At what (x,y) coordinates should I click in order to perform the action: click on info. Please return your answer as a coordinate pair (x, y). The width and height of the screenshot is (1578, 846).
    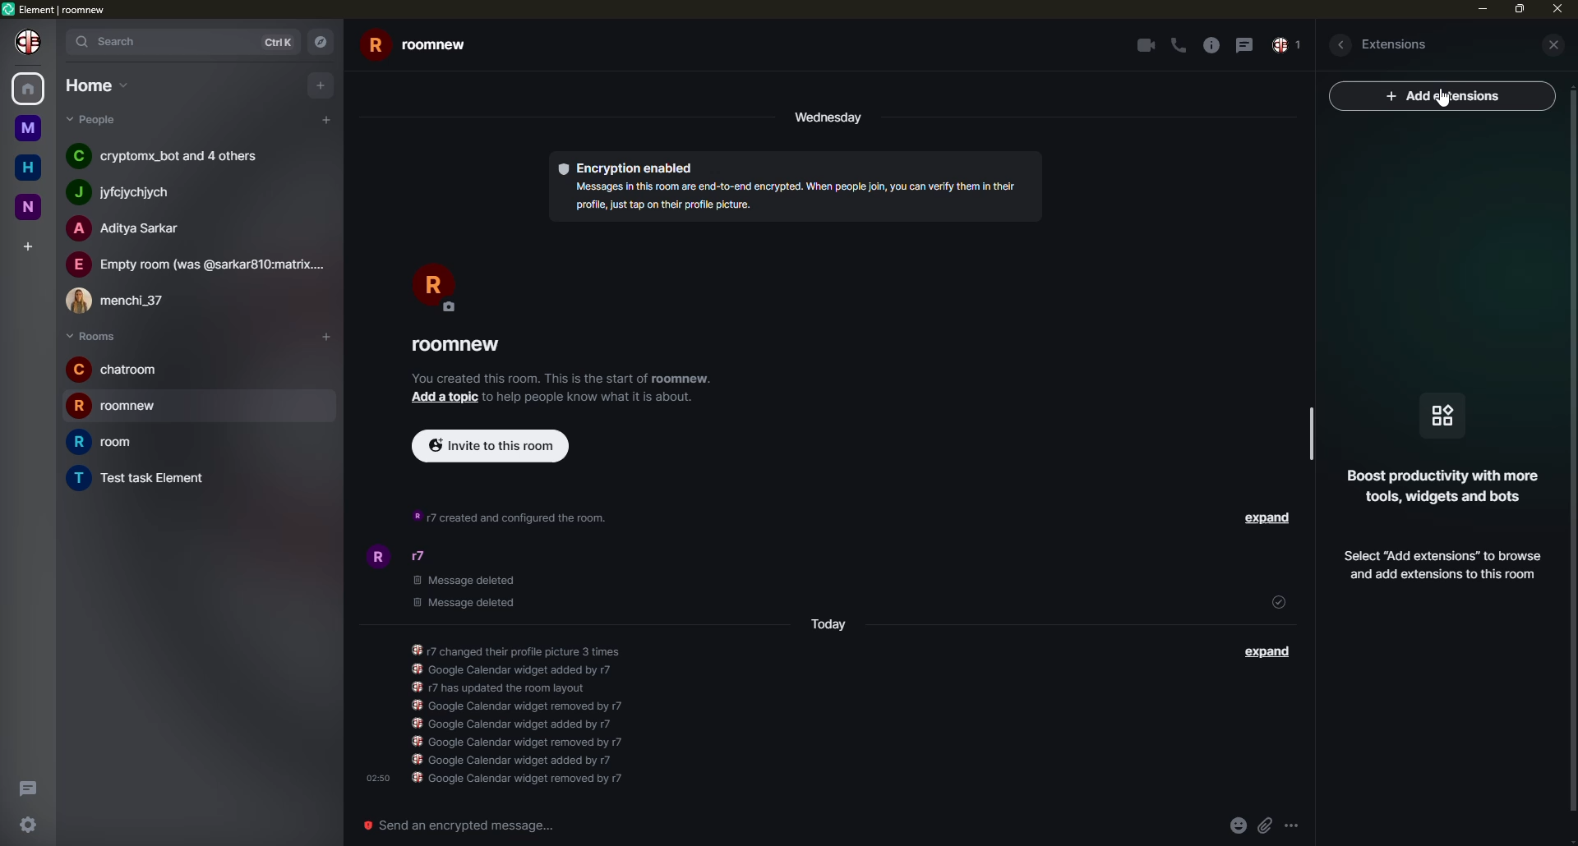
    Looking at the image, I should click on (785, 200).